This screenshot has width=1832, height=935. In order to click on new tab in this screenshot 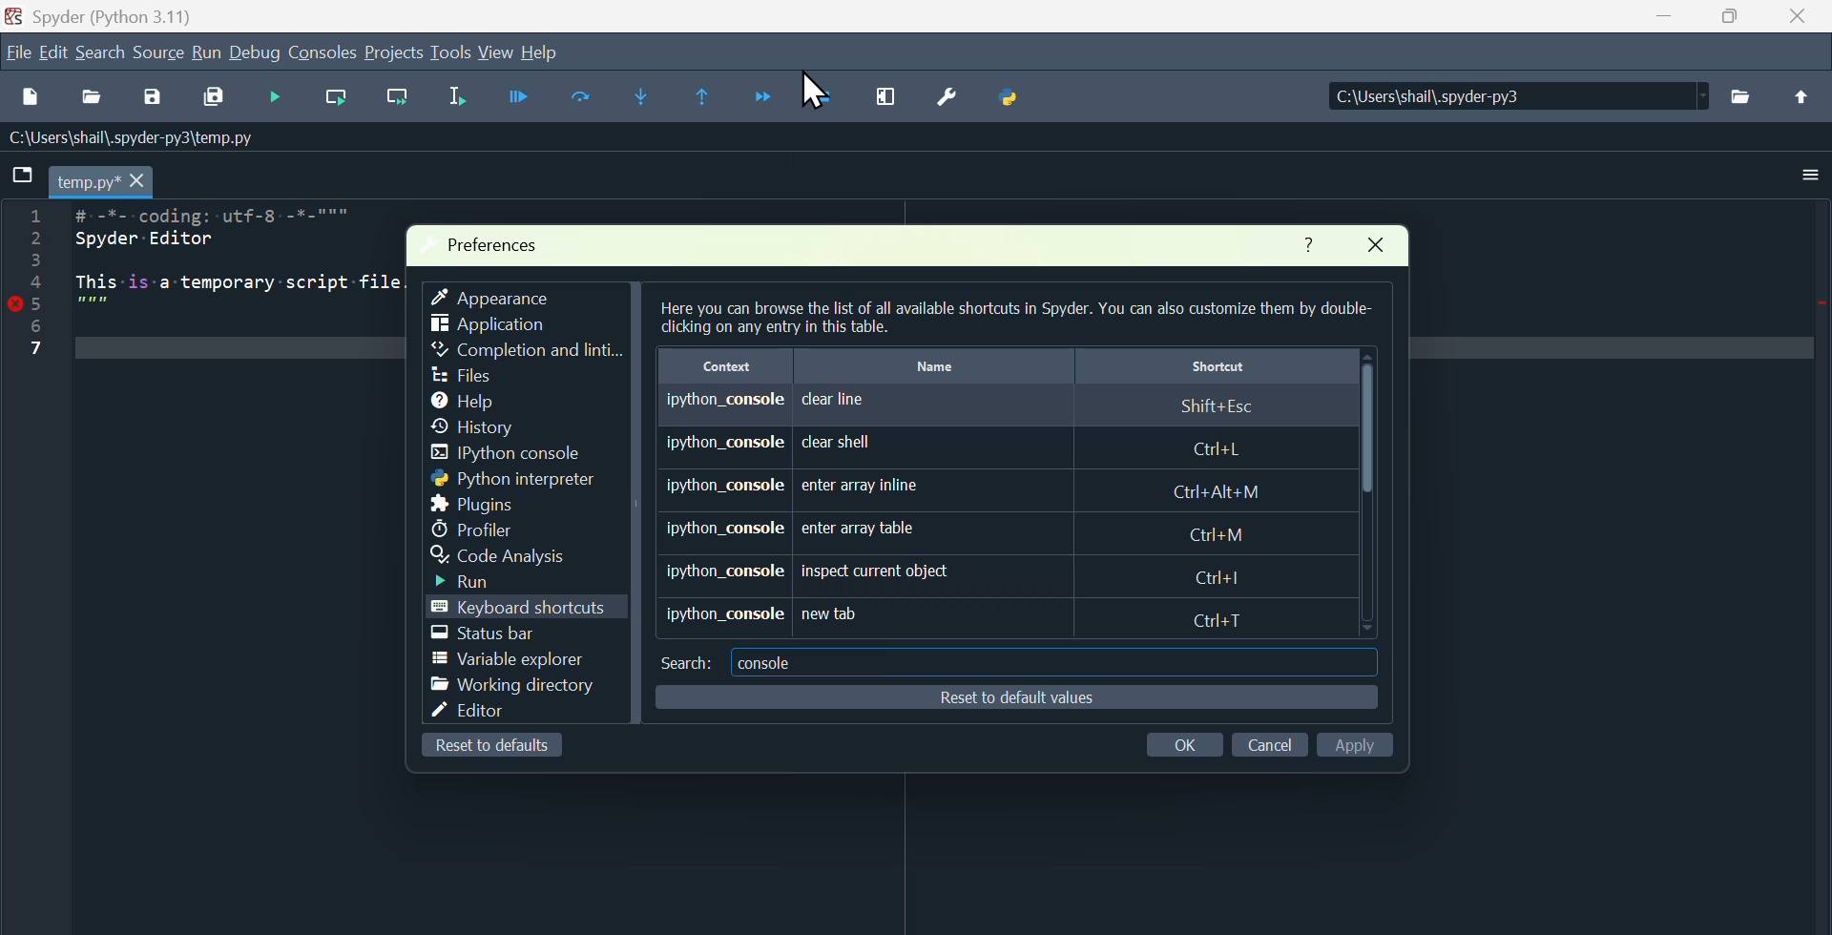, I will do `click(958, 617)`.